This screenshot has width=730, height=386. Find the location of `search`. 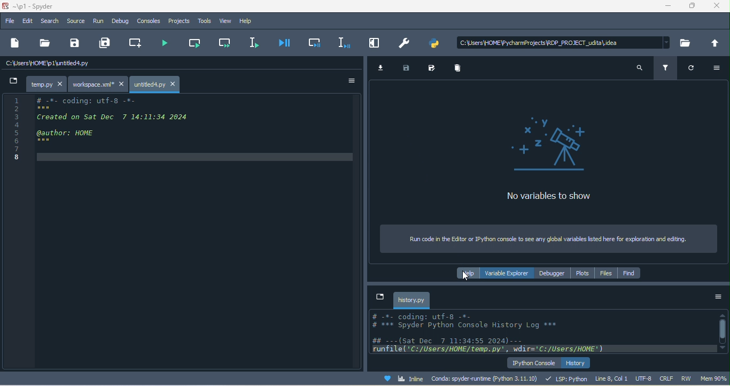

search is located at coordinates (54, 22).